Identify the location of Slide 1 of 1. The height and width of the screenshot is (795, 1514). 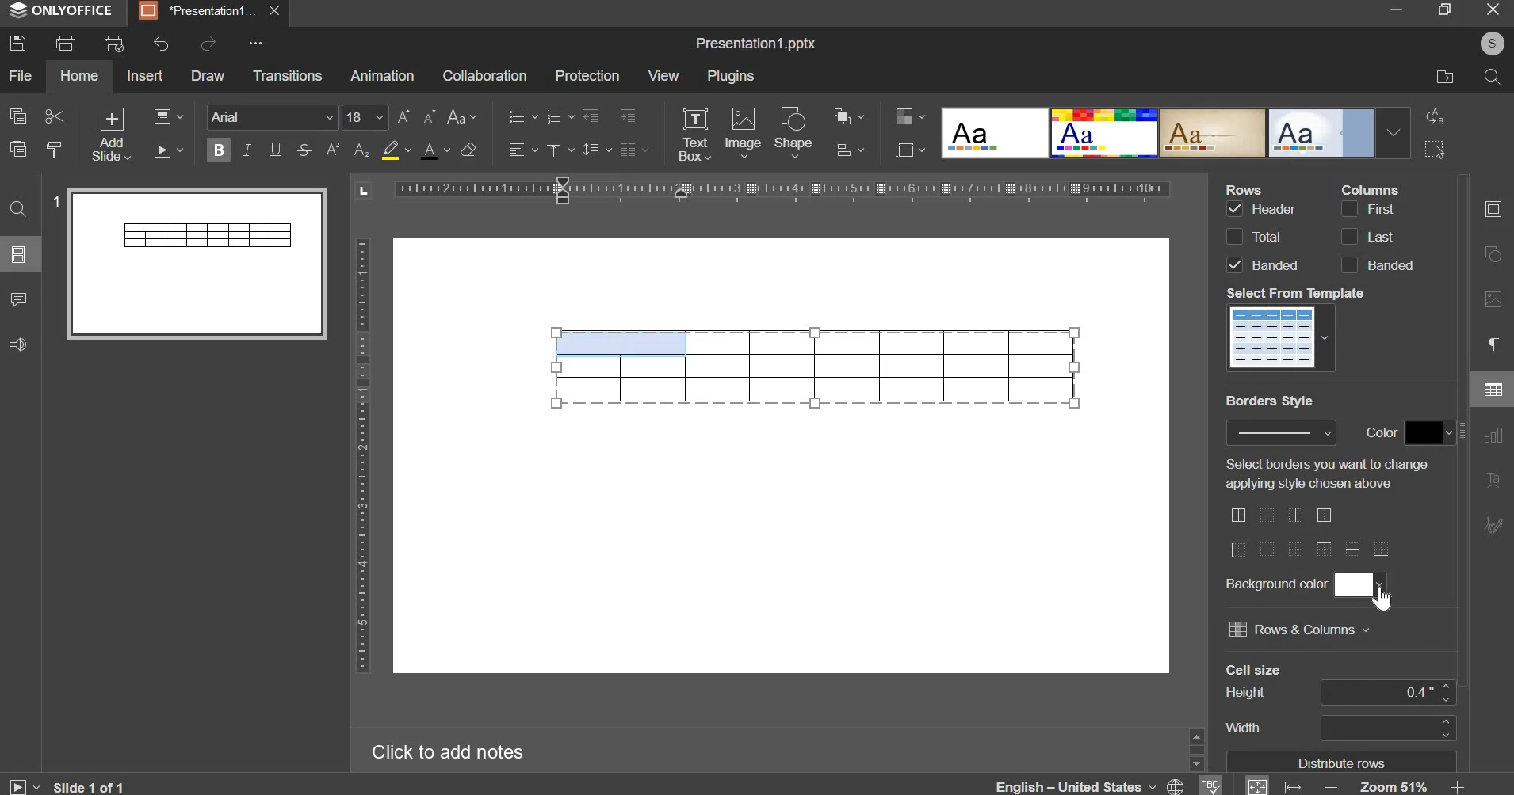
(66, 786).